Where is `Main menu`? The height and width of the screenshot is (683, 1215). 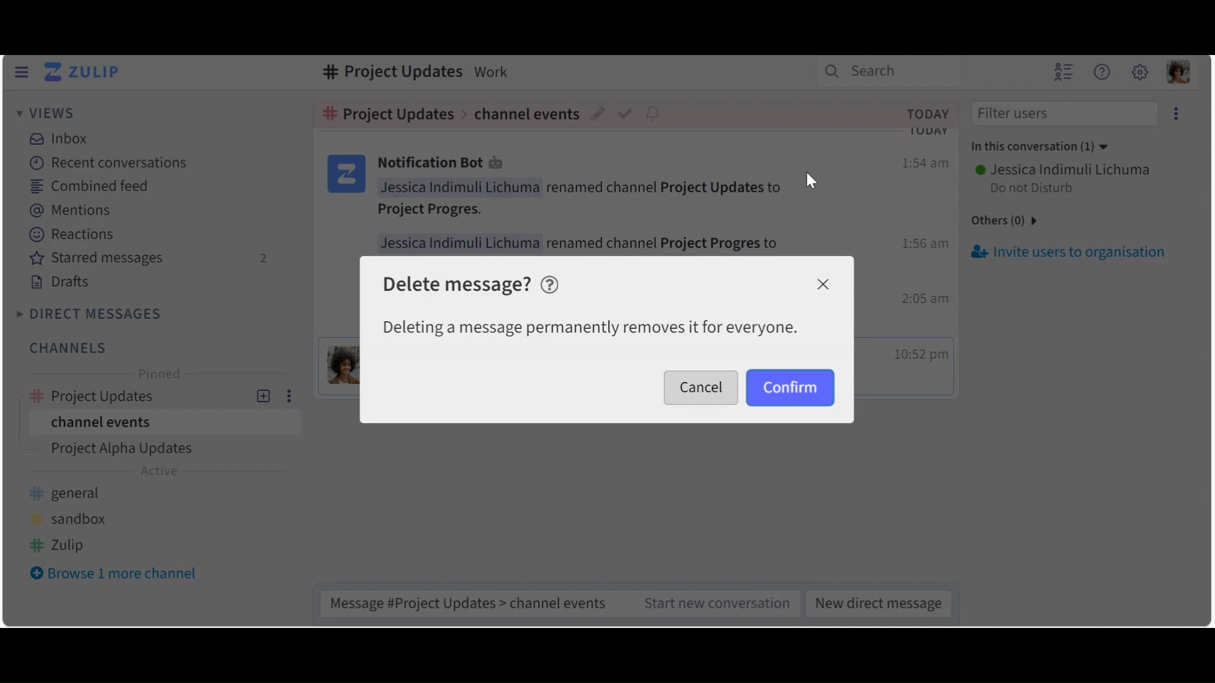 Main menu is located at coordinates (1141, 73).